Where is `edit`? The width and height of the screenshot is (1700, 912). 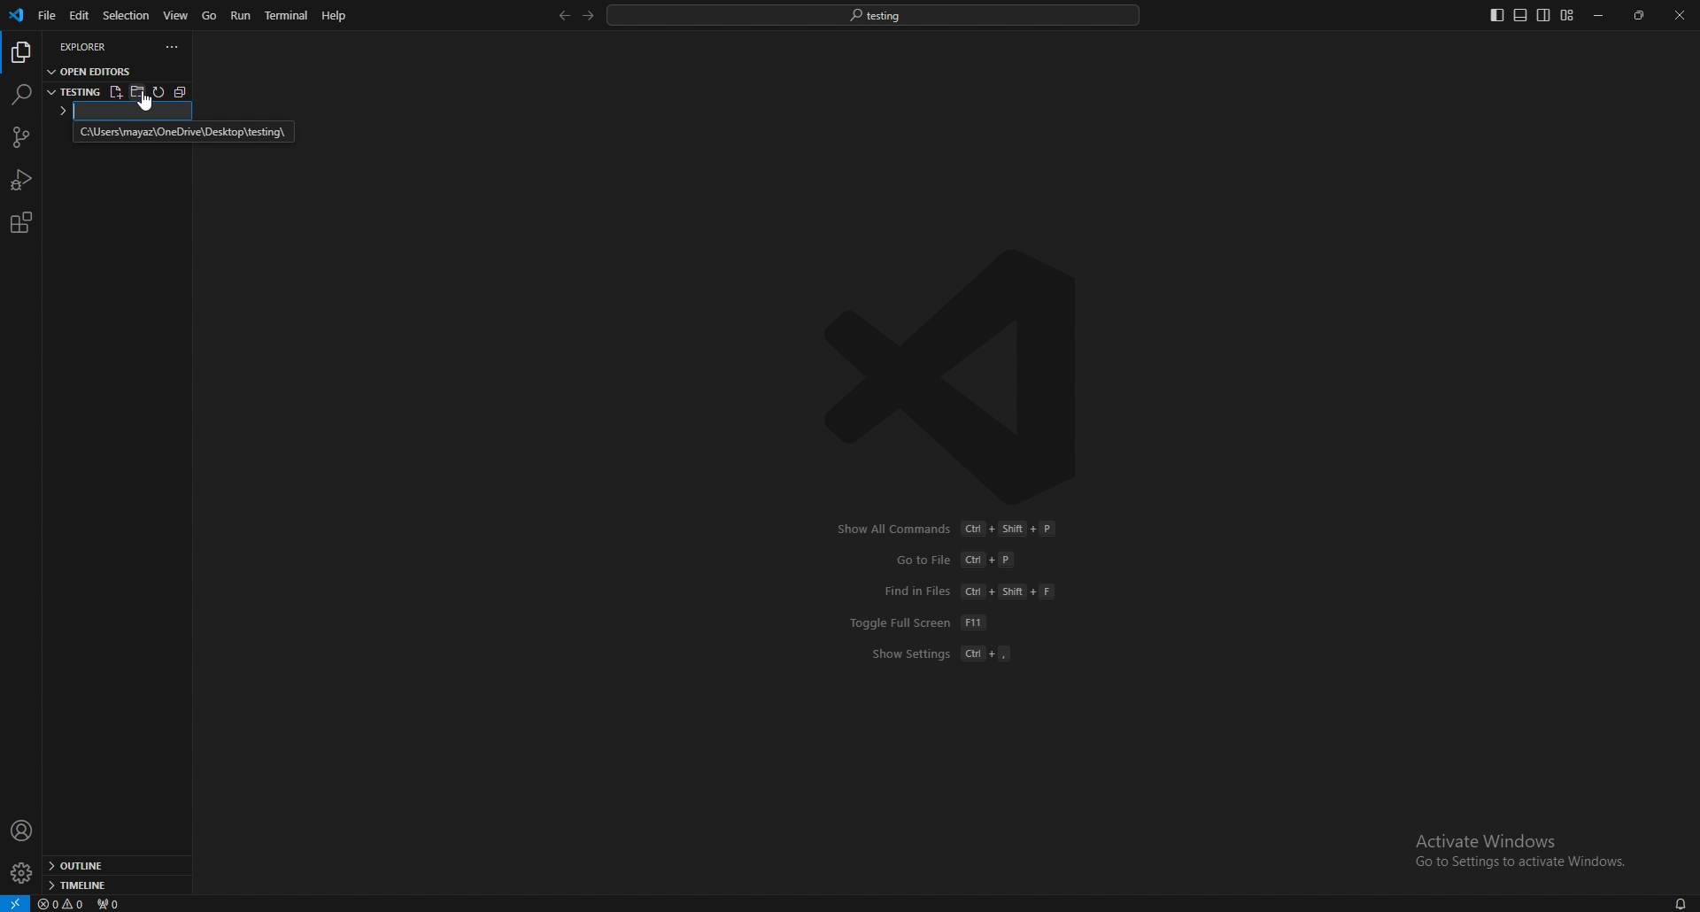
edit is located at coordinates (78, 16).